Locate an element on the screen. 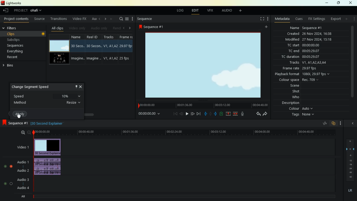  frame rate is located at coordinates (300, 69).